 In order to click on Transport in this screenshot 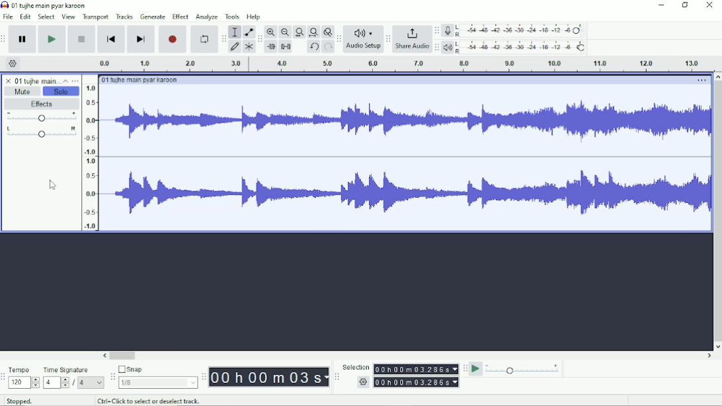, I will do `click(96, 17)`.